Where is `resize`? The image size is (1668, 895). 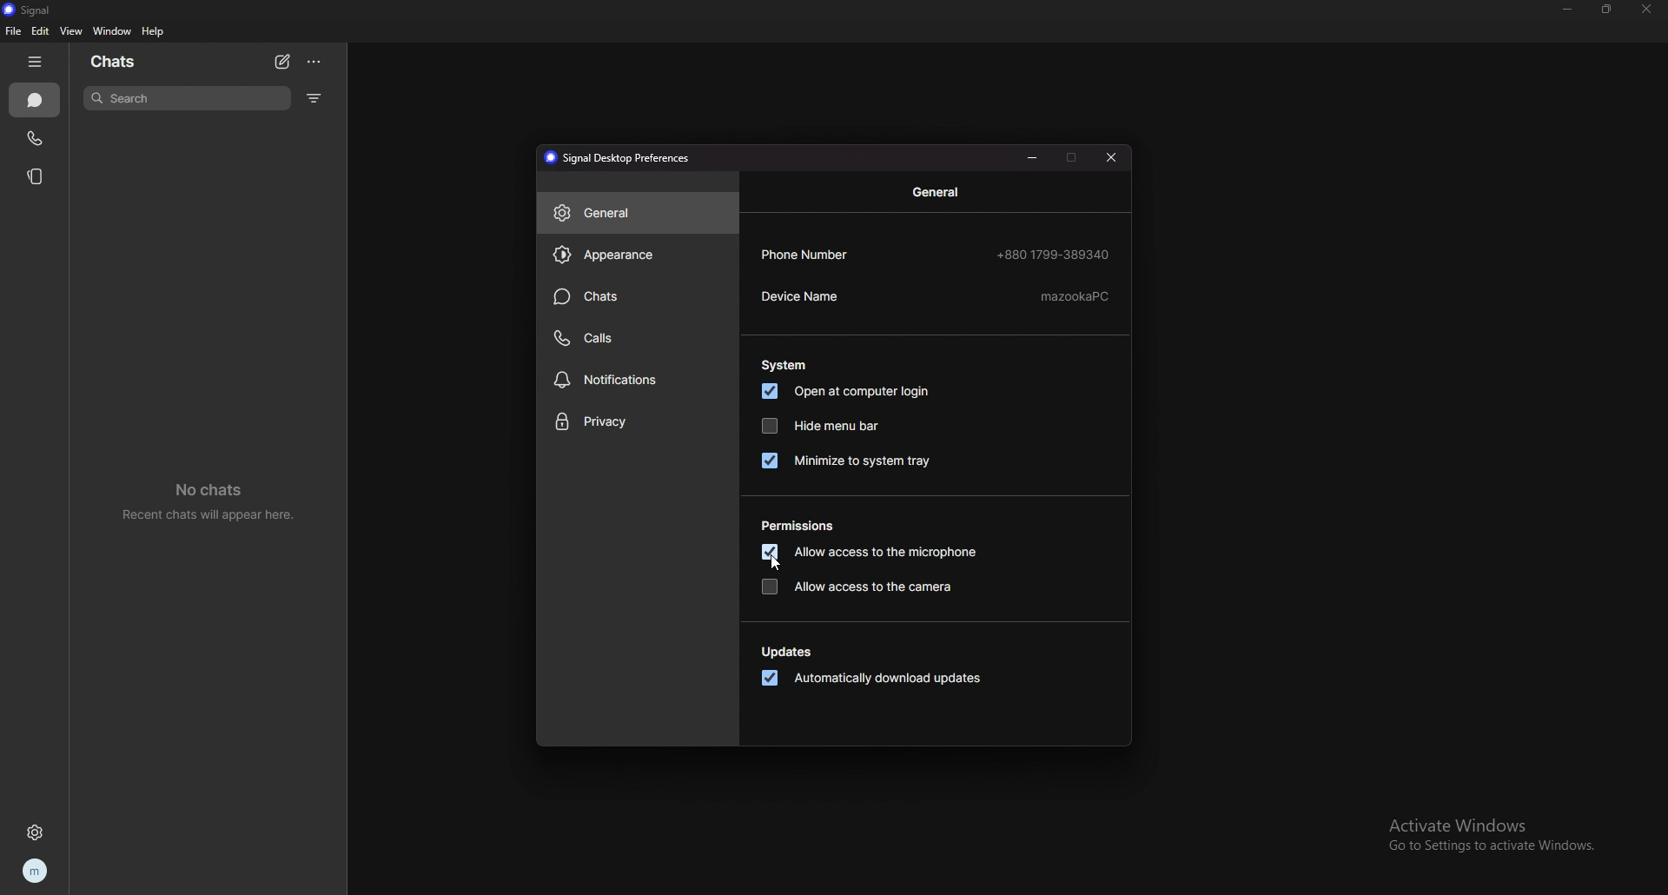
resize is located at coordinates (1607, 9).